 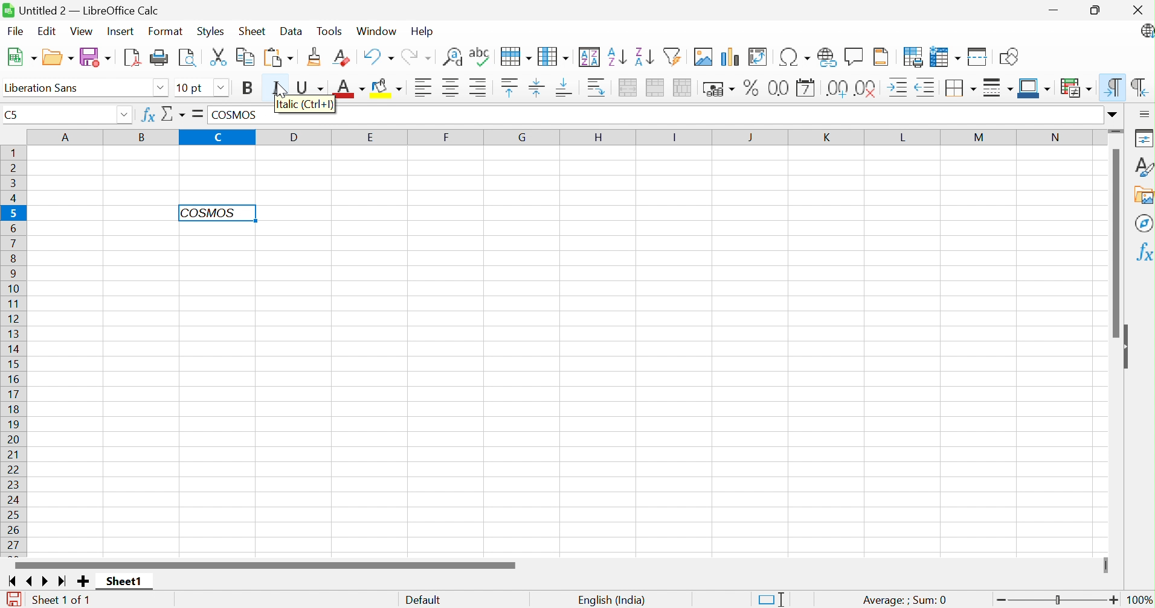 What do you see at coordinates (1114, 600) in the screenshot?
I see `Zoom in` at bounding box center [1114, 600].